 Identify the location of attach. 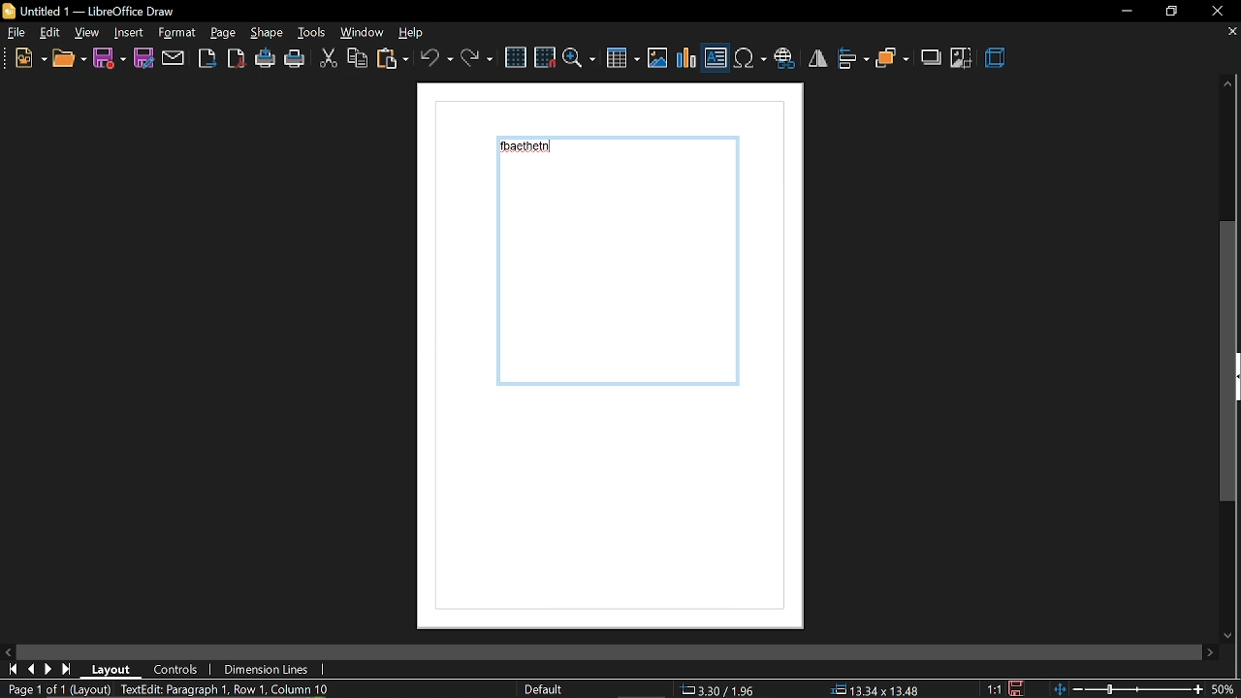
(173, 59).